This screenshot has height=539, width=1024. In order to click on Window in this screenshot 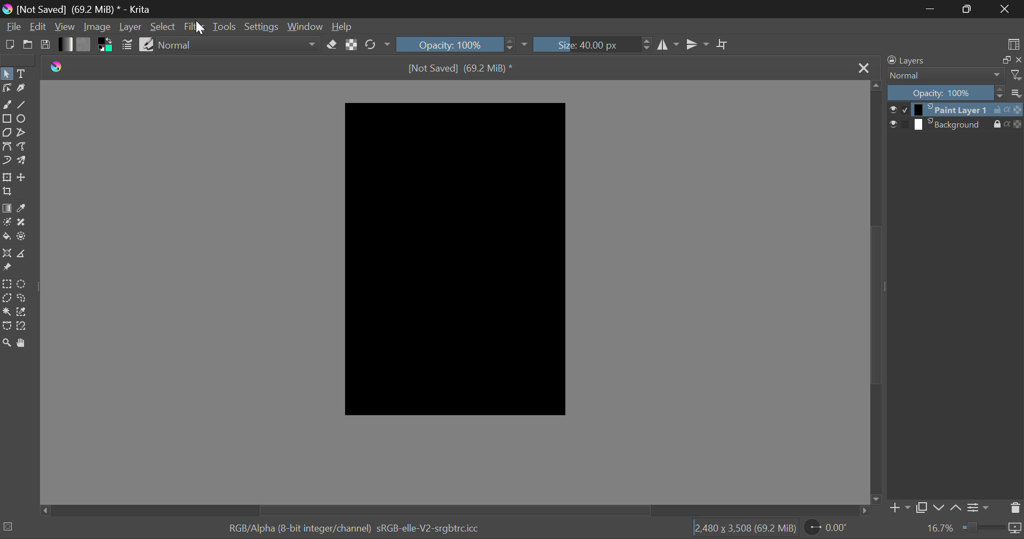, I will do `click(305, 26)`.